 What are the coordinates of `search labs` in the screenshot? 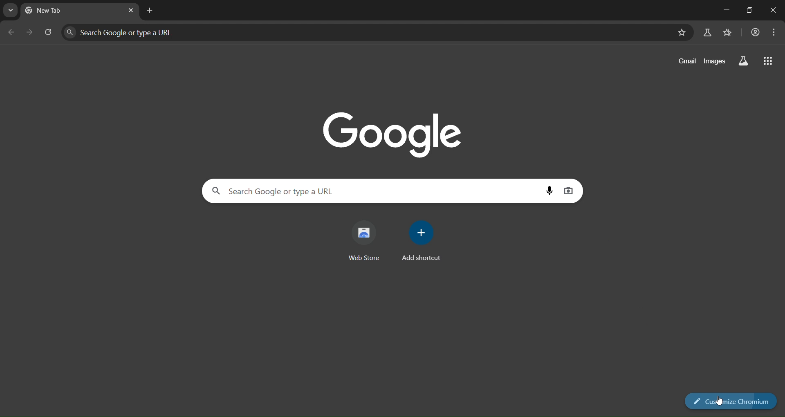 It's located at (707, 32).